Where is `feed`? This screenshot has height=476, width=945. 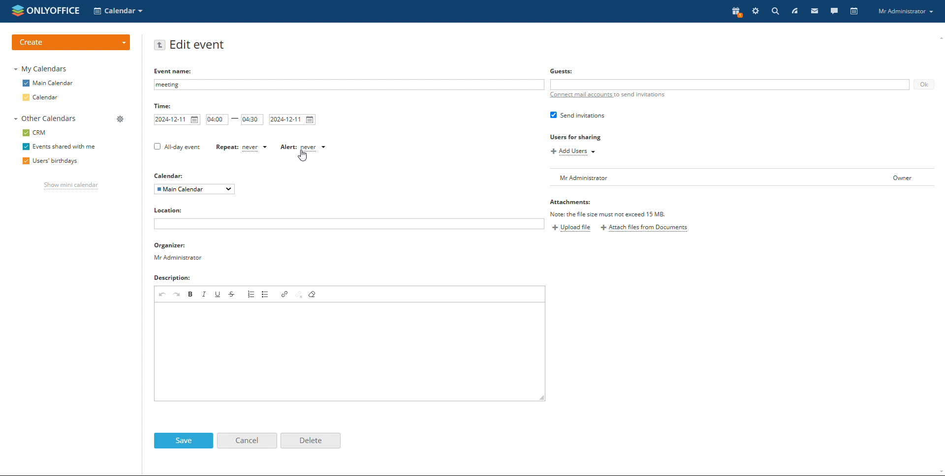
feed is located at coordinates (796, 10).